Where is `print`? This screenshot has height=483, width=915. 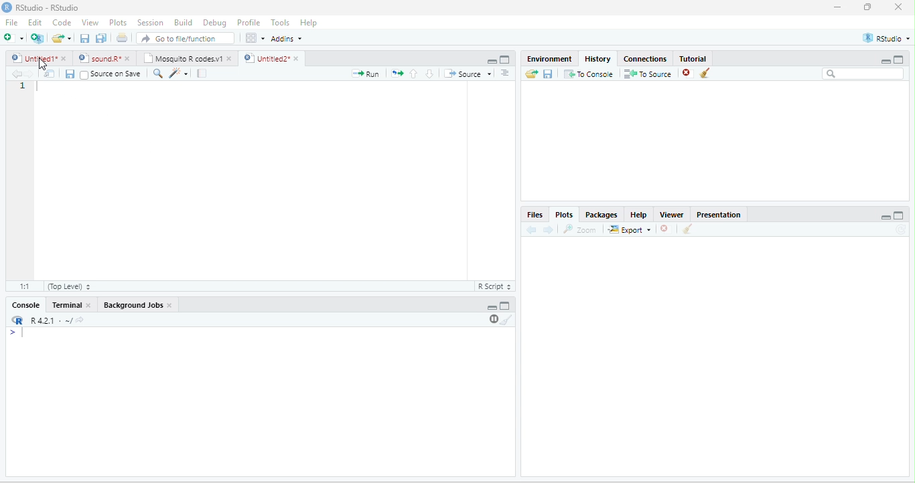 print is located at coordinates (121, 37).